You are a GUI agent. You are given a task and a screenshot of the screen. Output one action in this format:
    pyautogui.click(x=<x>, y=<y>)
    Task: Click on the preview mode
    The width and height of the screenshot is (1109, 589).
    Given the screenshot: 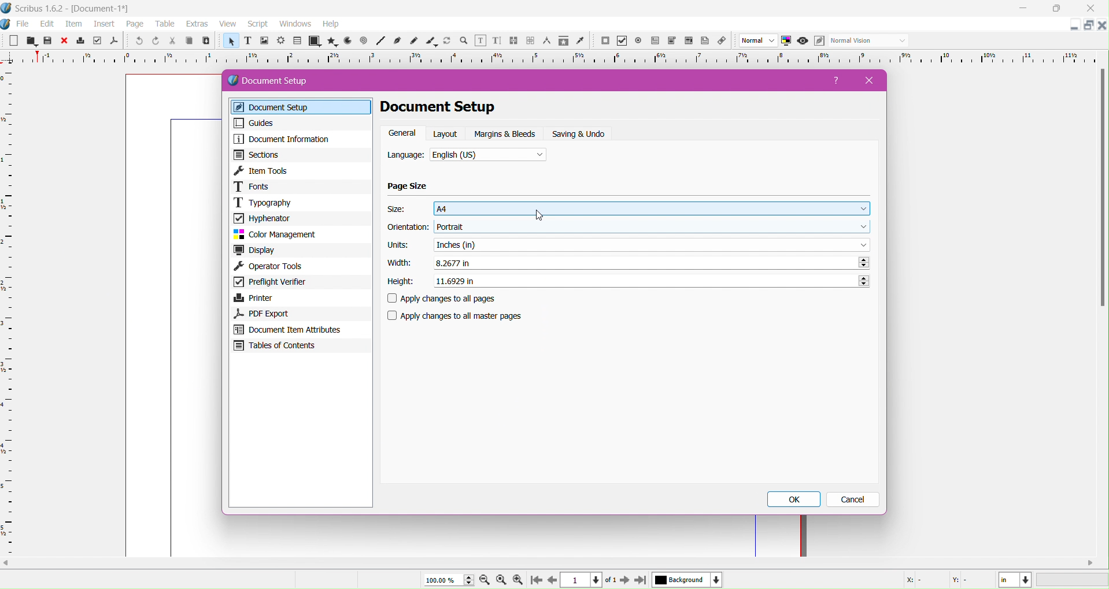 What is the action you would take?
    pyautogui.click(x=801, y=41)
    